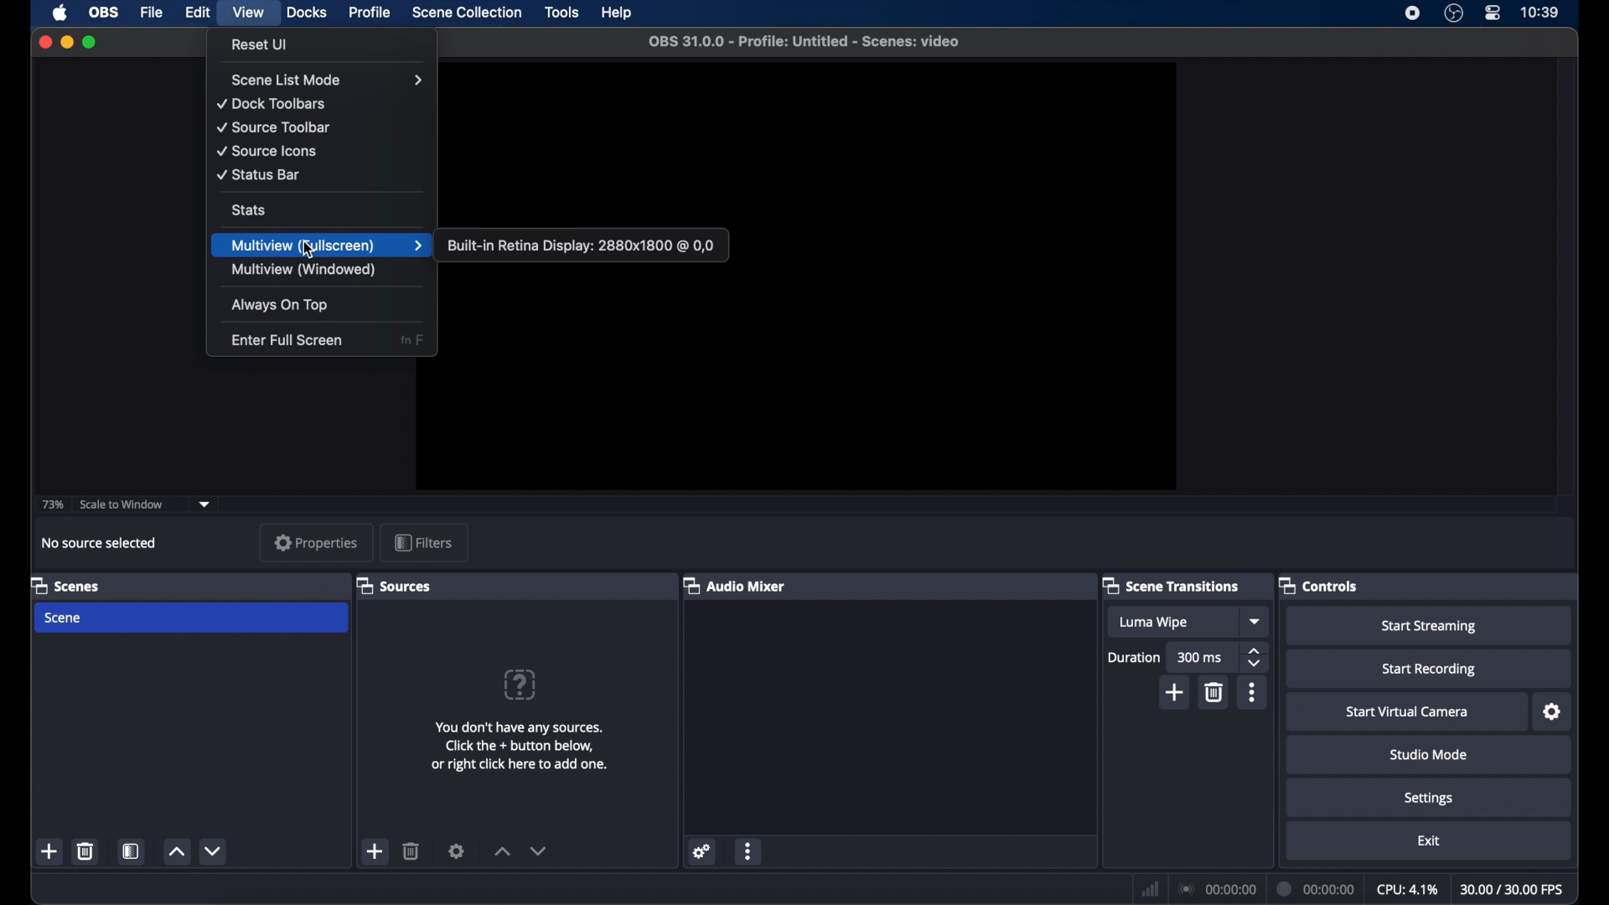 The width and height of the screenshot is (1609, 905). Describe the element at coordinates (1429, 668) in the screenshot. I see `start recording` at that location.